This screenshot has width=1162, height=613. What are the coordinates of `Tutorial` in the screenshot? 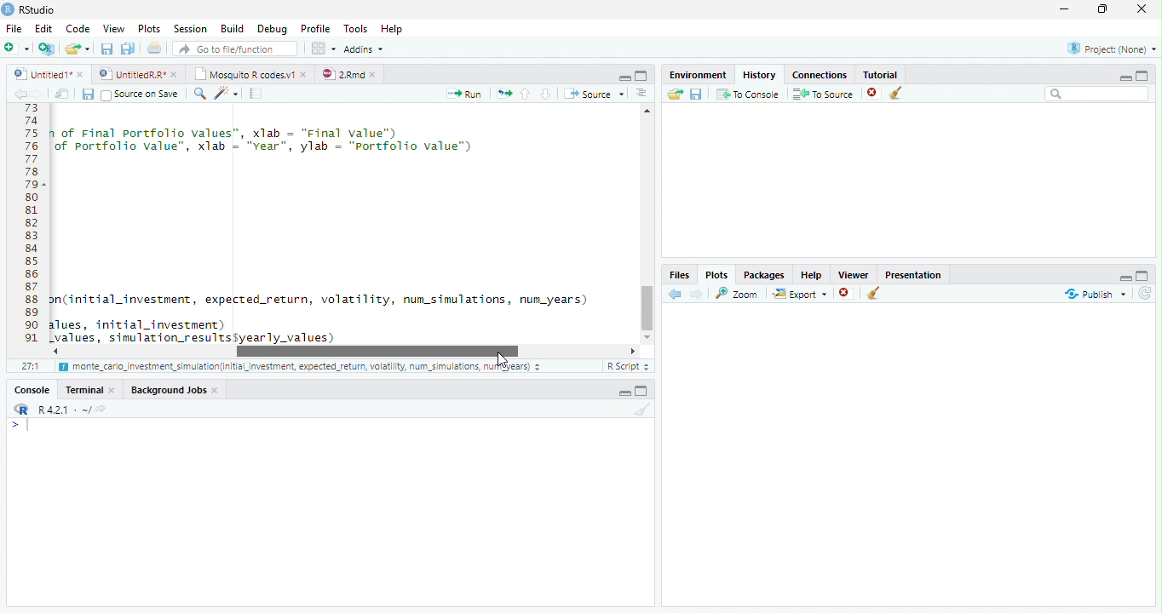 It's located at (877, 72).